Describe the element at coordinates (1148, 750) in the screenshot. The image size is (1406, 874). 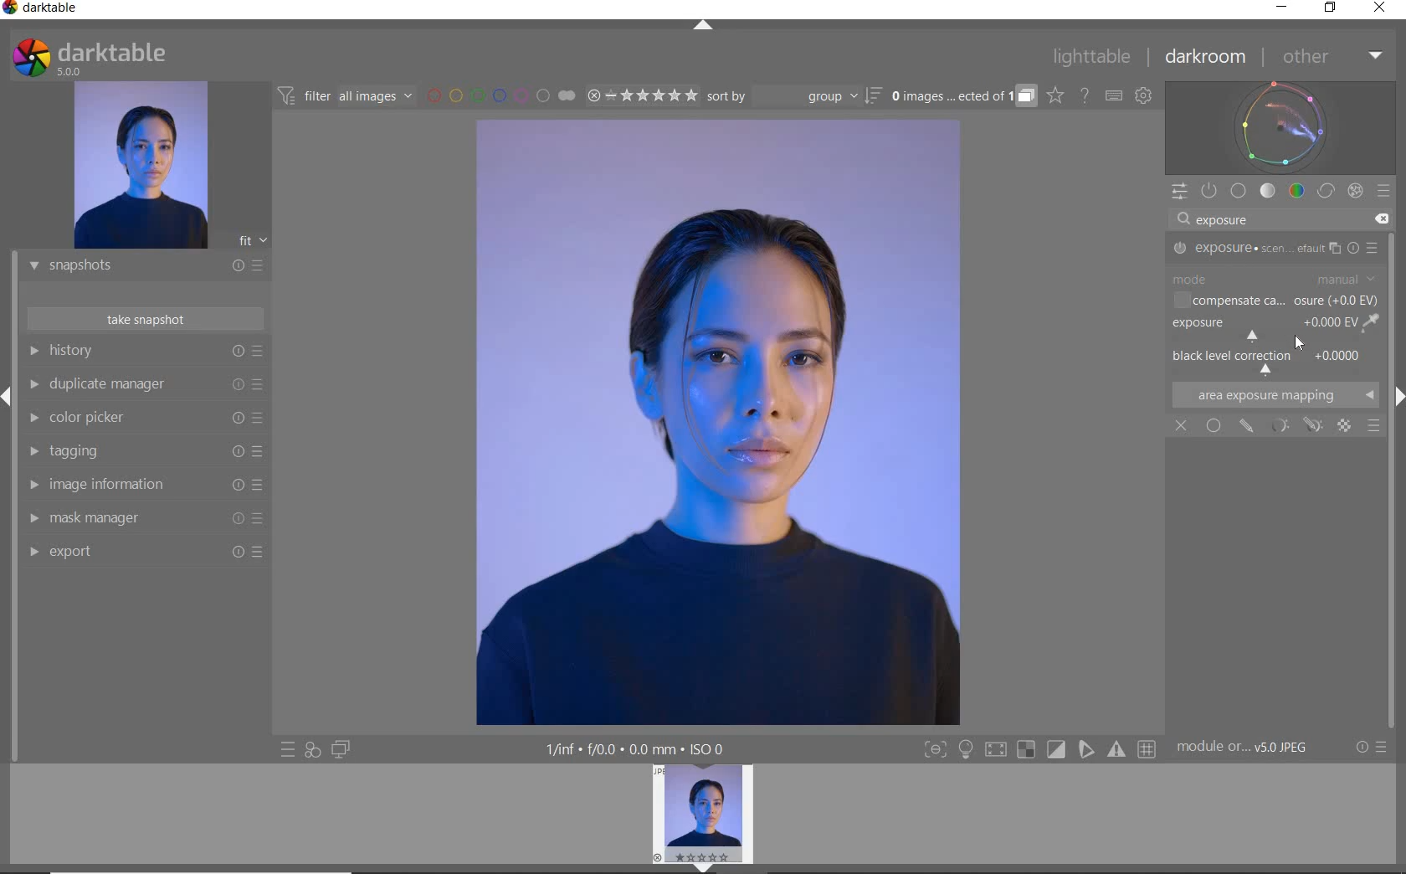
I see `Button` at that location.